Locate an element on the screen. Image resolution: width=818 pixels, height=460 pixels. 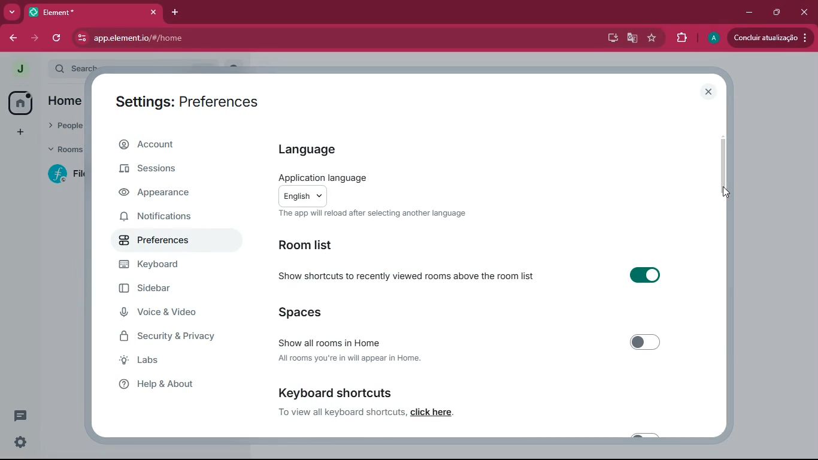
profile is located at coordinates (714, 38).